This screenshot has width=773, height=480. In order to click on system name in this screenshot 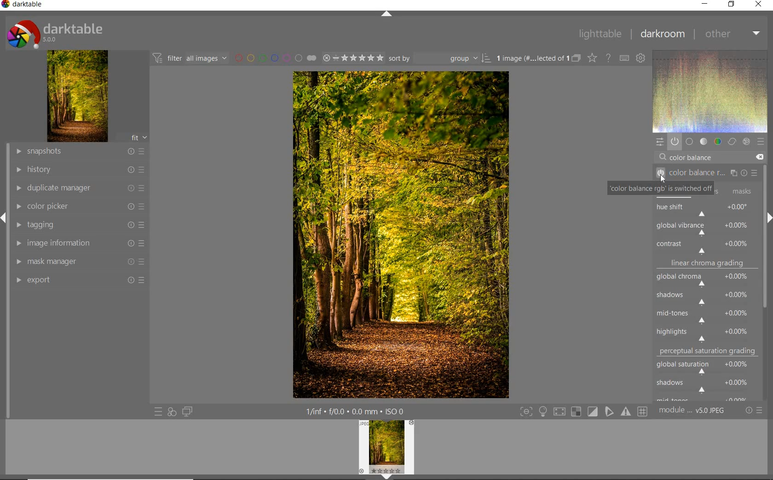, I will do `click(22, 5)`.